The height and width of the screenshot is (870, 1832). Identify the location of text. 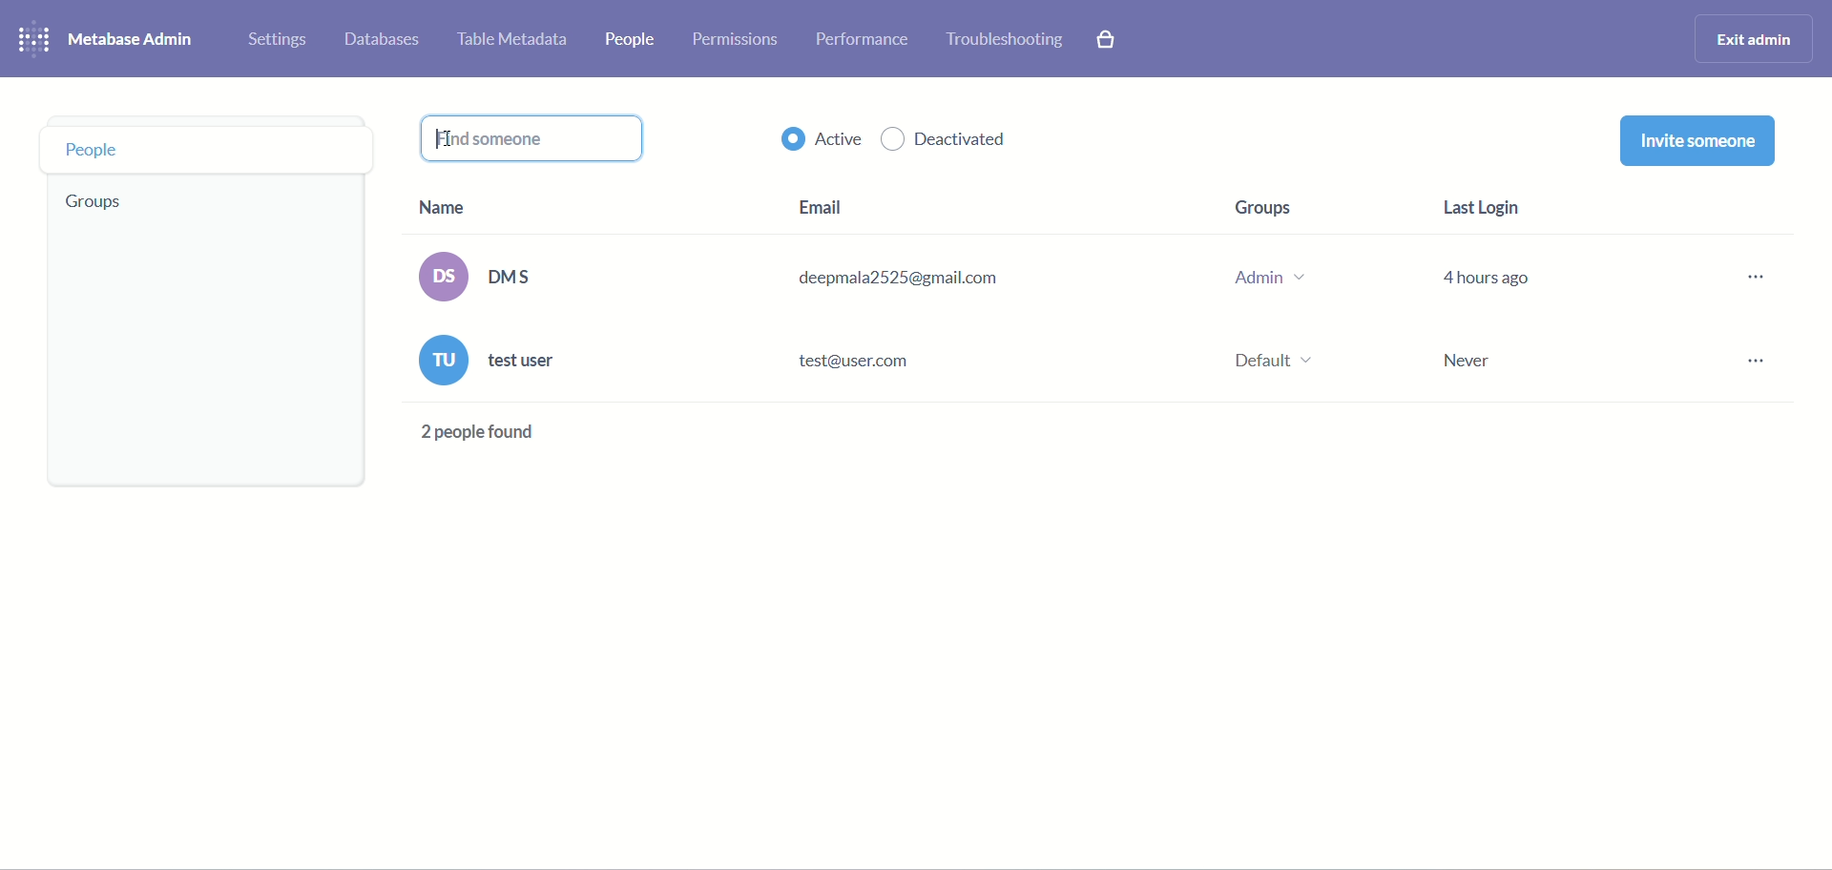
(483, 434).